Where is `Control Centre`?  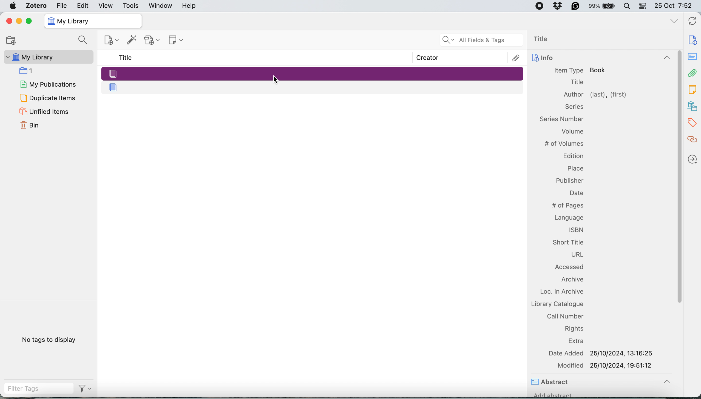
Control Centre is located at coordinates (643, 6).